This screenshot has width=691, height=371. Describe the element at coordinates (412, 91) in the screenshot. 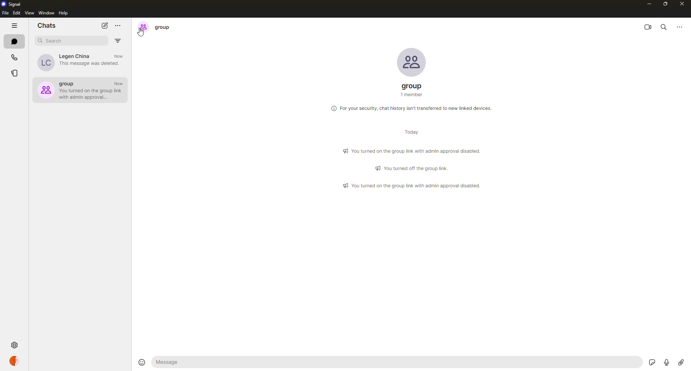

I see `group` at that location.